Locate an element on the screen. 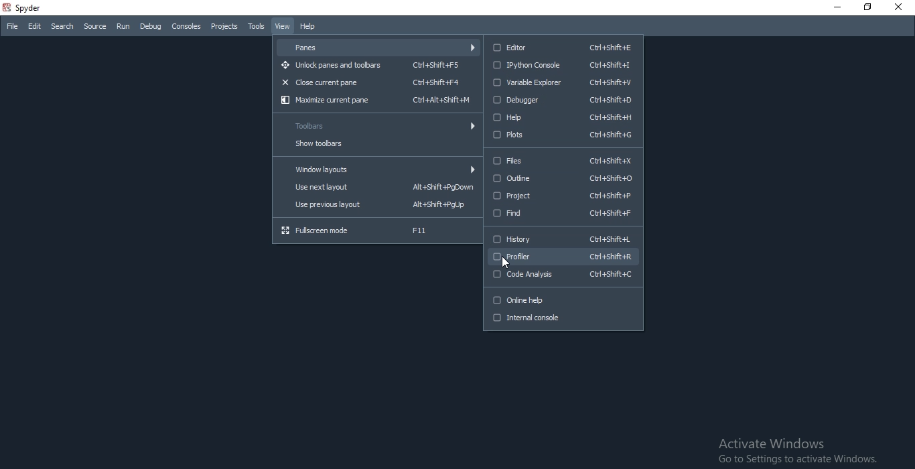 The width and height of the screenshot is (915, 469). Activate Windows
Go to Settings to activate Windows. is located at coordinates (800, 450).